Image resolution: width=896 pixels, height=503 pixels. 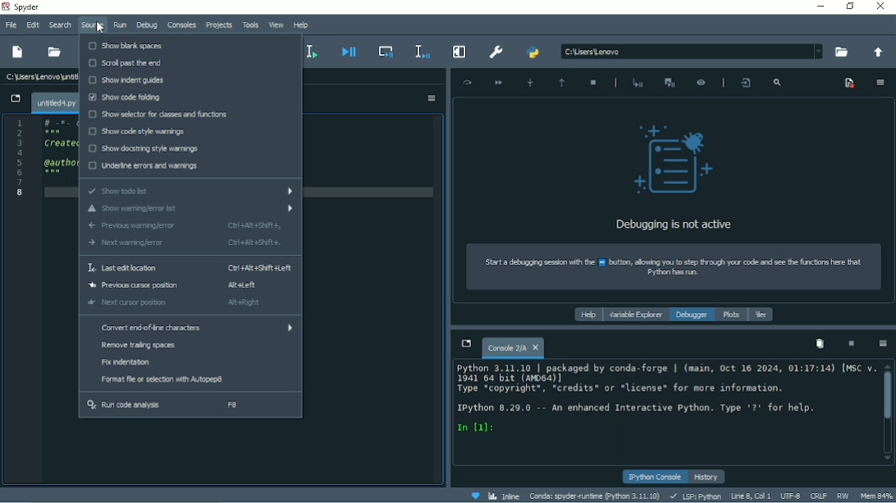 I want to click on Options, so click(x=430, y=98).